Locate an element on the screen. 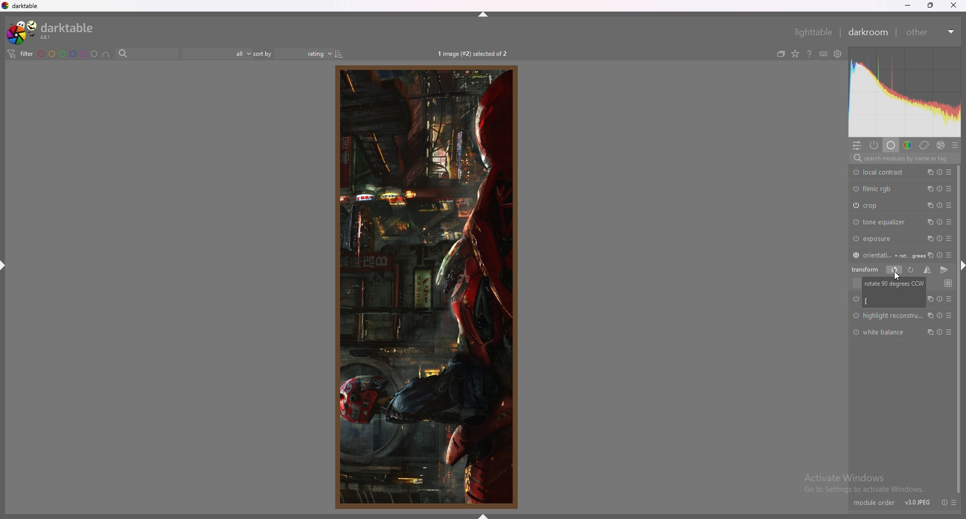  include color labels is located at coordinates (106, 54).